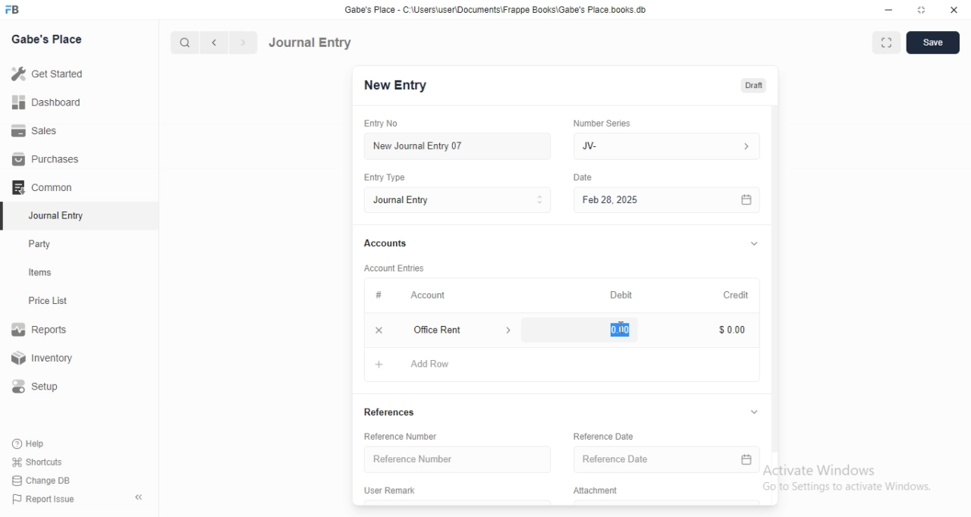  Describe the element at coordinates (386, 177) in the screenshot. I see `Entry Type` at that location.